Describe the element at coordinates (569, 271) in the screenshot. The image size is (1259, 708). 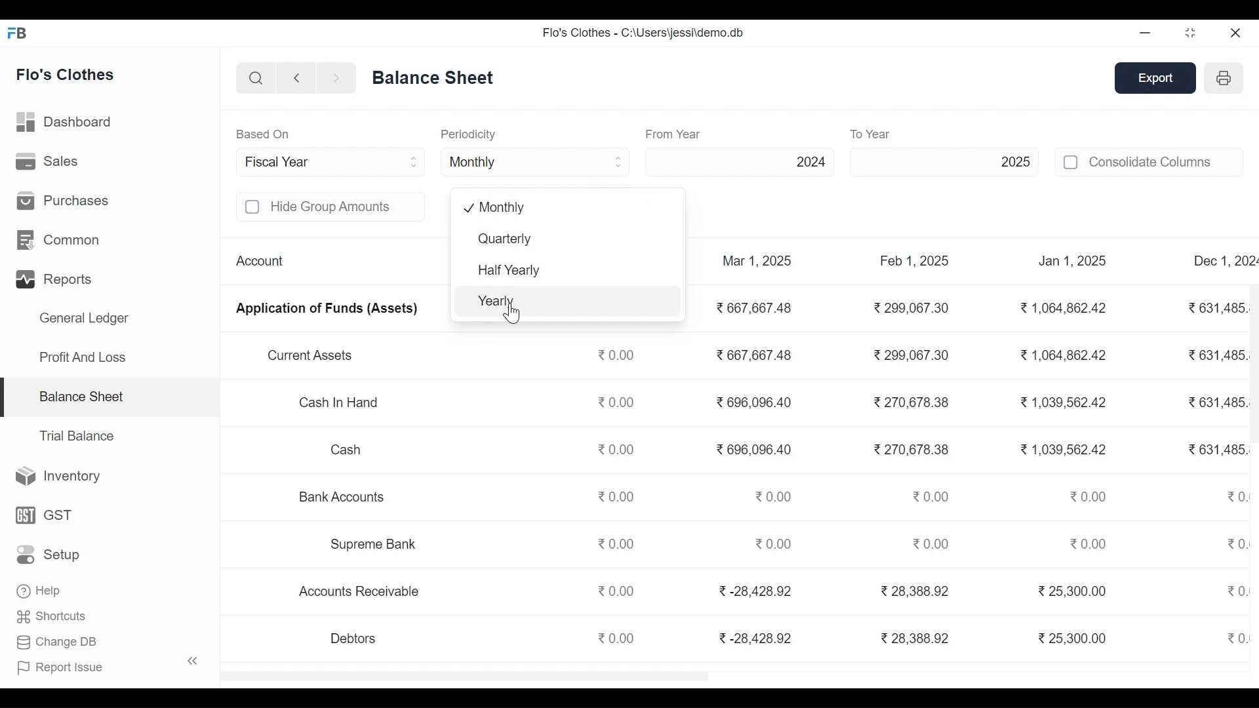
I see `Half Yearly` at that location.